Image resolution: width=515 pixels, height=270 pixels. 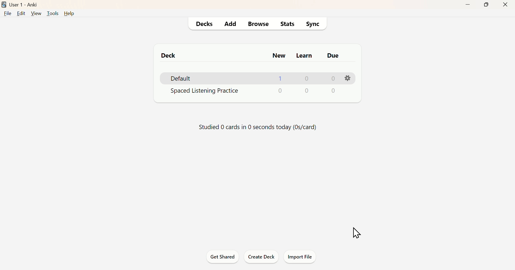 I want to click on 0, so click(x=332, y=78).